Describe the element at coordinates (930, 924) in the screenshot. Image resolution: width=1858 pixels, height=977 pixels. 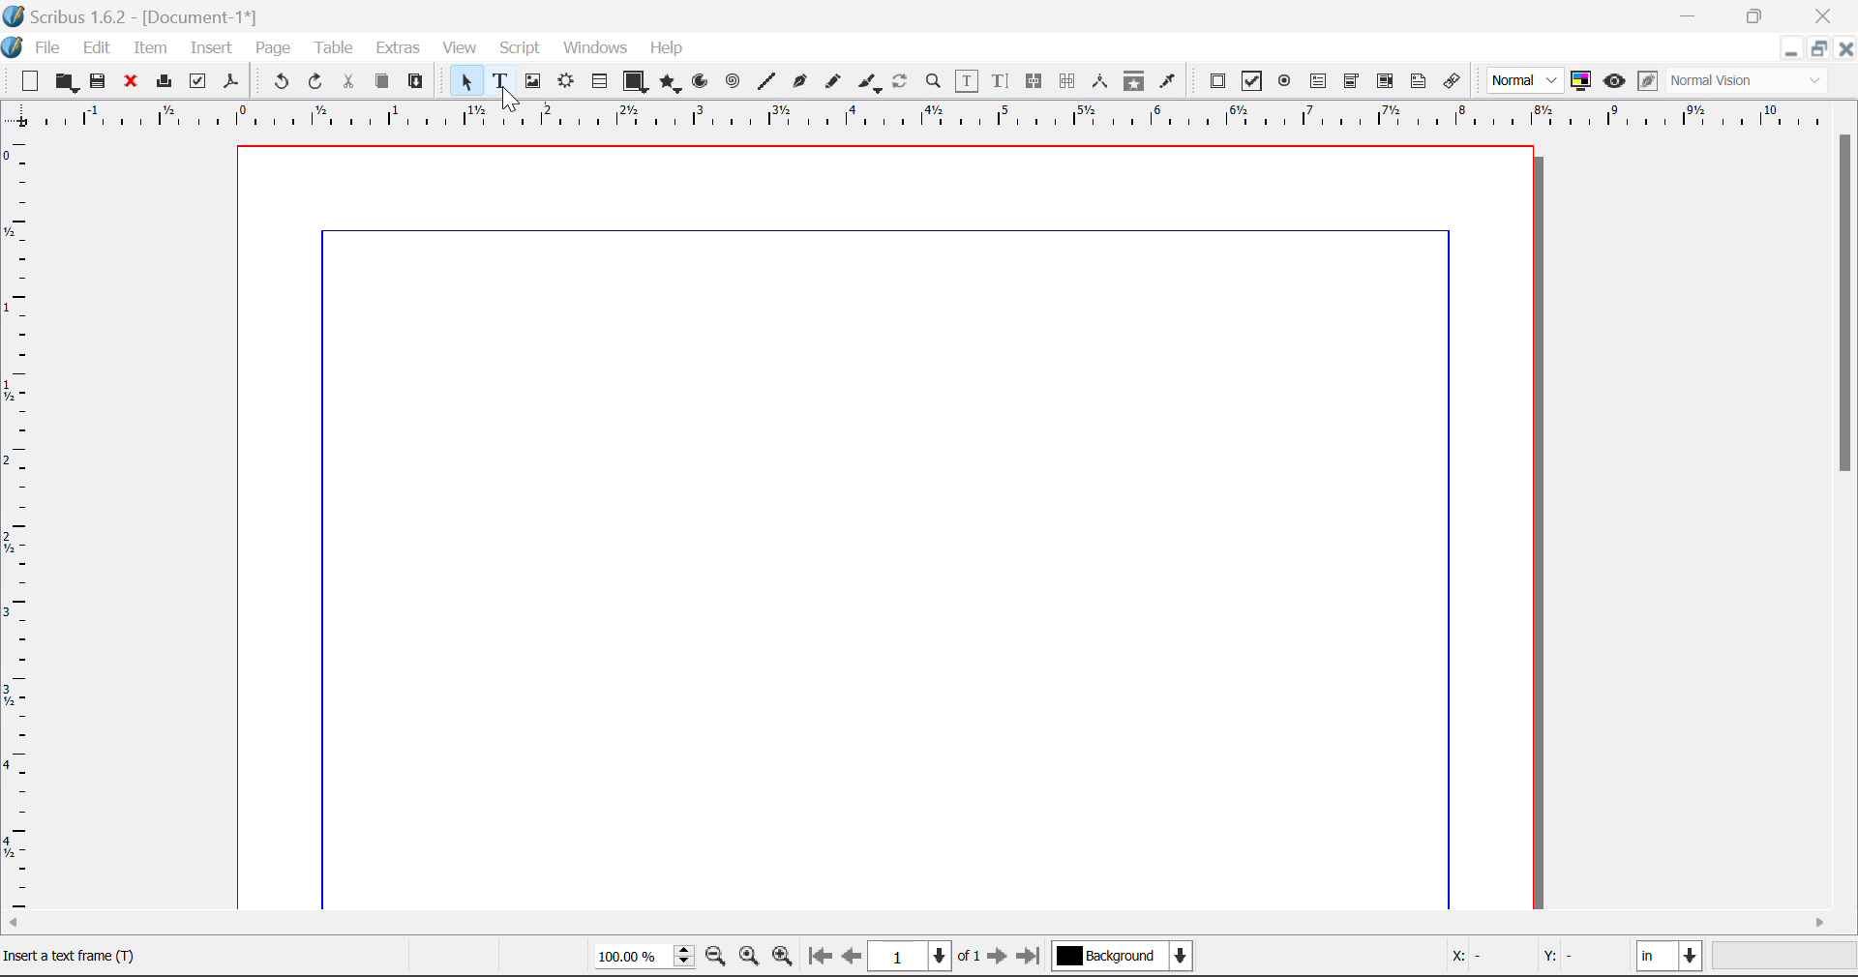
I see `Scroll Bar` at that location.